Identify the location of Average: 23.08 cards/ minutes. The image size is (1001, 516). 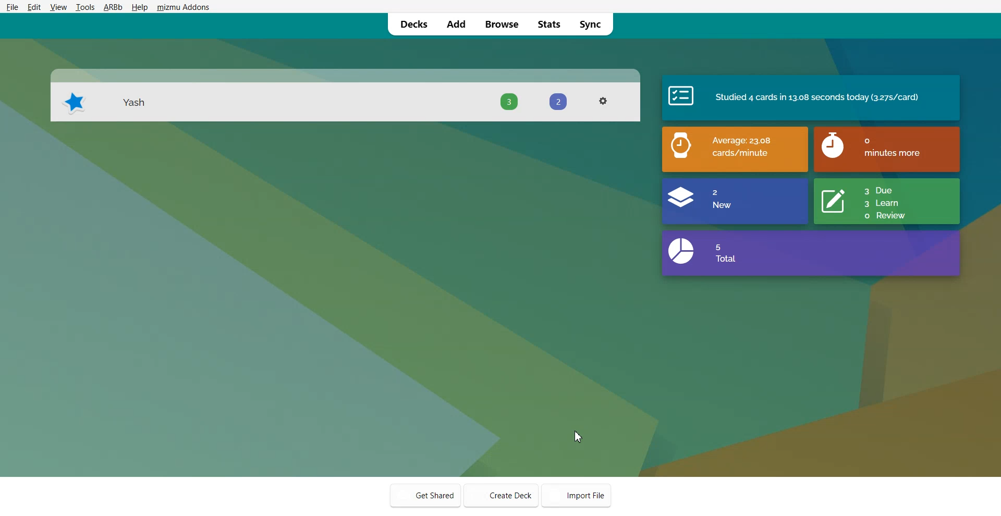
(734, 149).